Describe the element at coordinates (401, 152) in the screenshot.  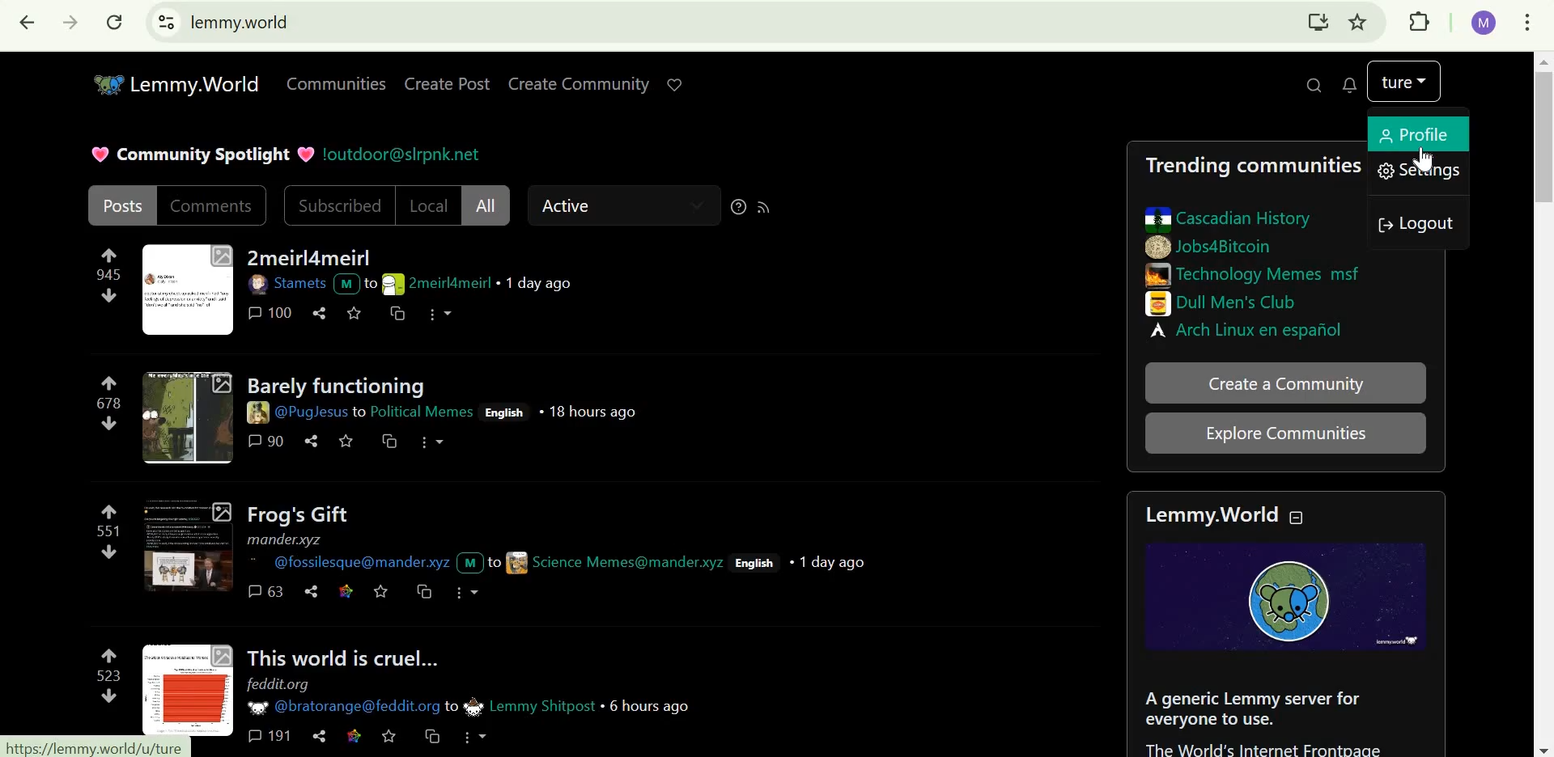
I see `!outdoor@slrpnk.net` at that location.